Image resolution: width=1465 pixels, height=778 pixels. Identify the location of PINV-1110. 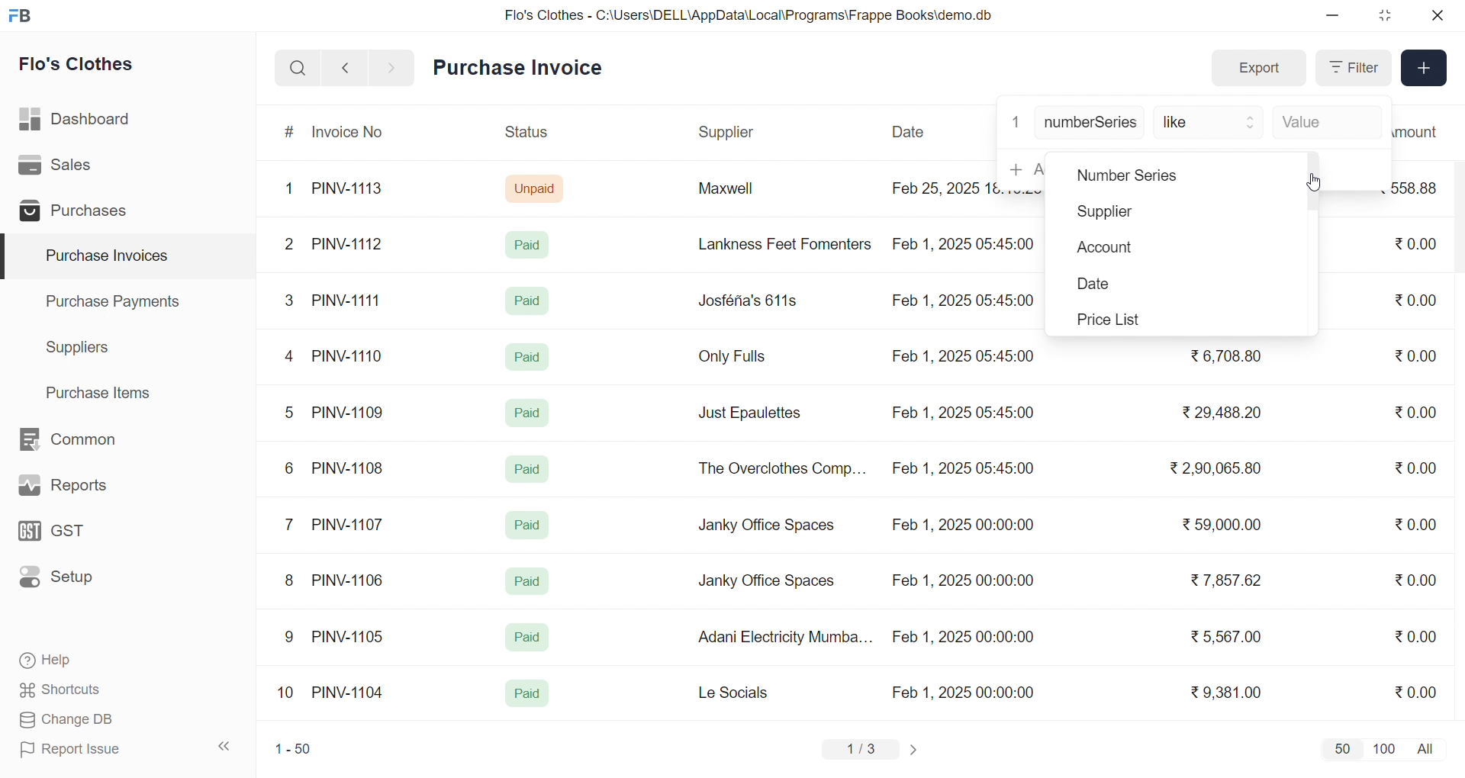
(349, 355).